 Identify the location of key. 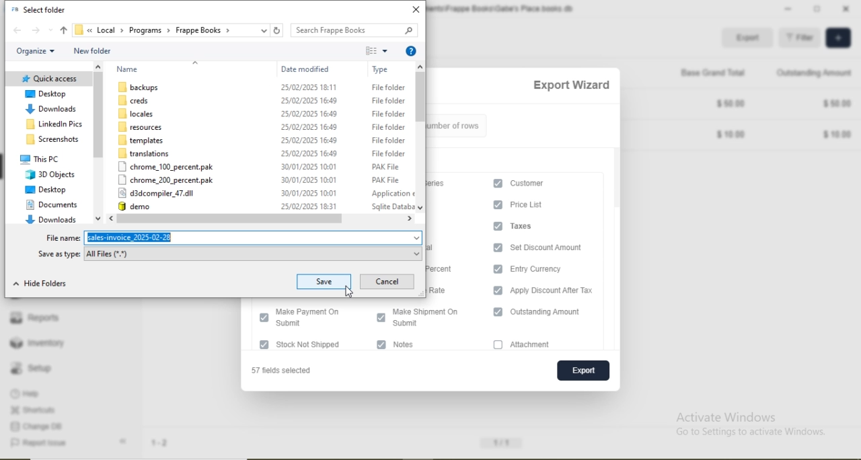
(402, 30).